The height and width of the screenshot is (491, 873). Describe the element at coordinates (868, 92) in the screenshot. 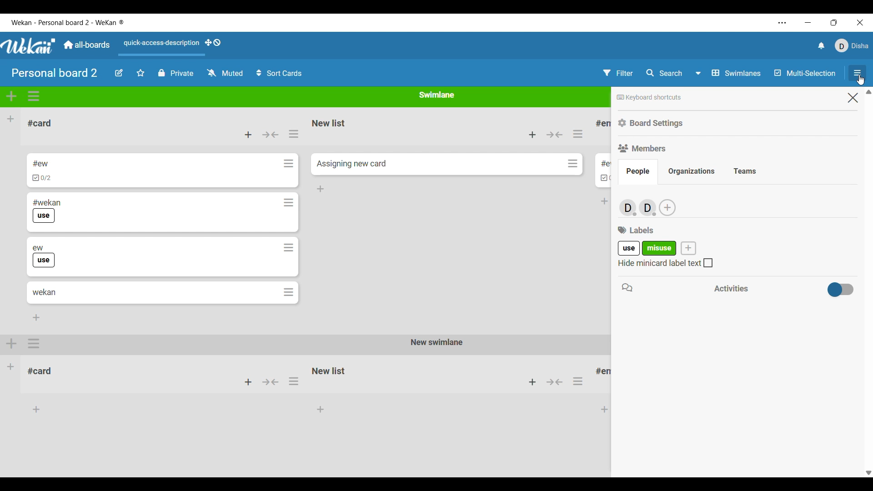

I see `Quick slide to top` at that location.